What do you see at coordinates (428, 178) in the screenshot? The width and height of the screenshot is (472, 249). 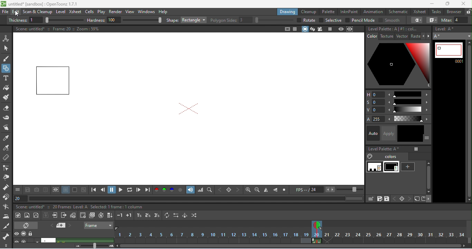 I see `vertical scroll` at bounding box center [428, 178].